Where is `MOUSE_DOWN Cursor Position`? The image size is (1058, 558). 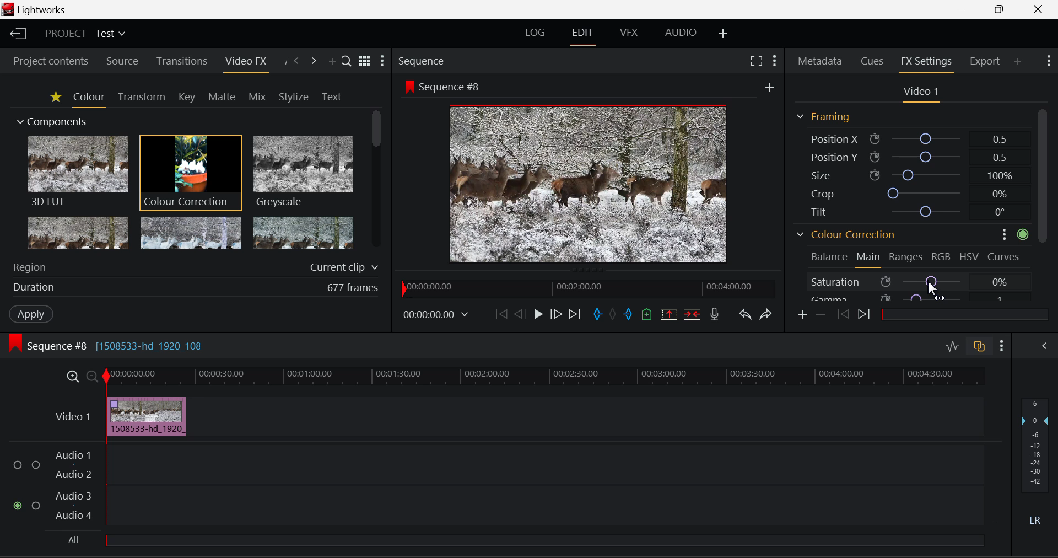
MOUSE_DOWN Cursor Position is located at coordinates (935, 286).